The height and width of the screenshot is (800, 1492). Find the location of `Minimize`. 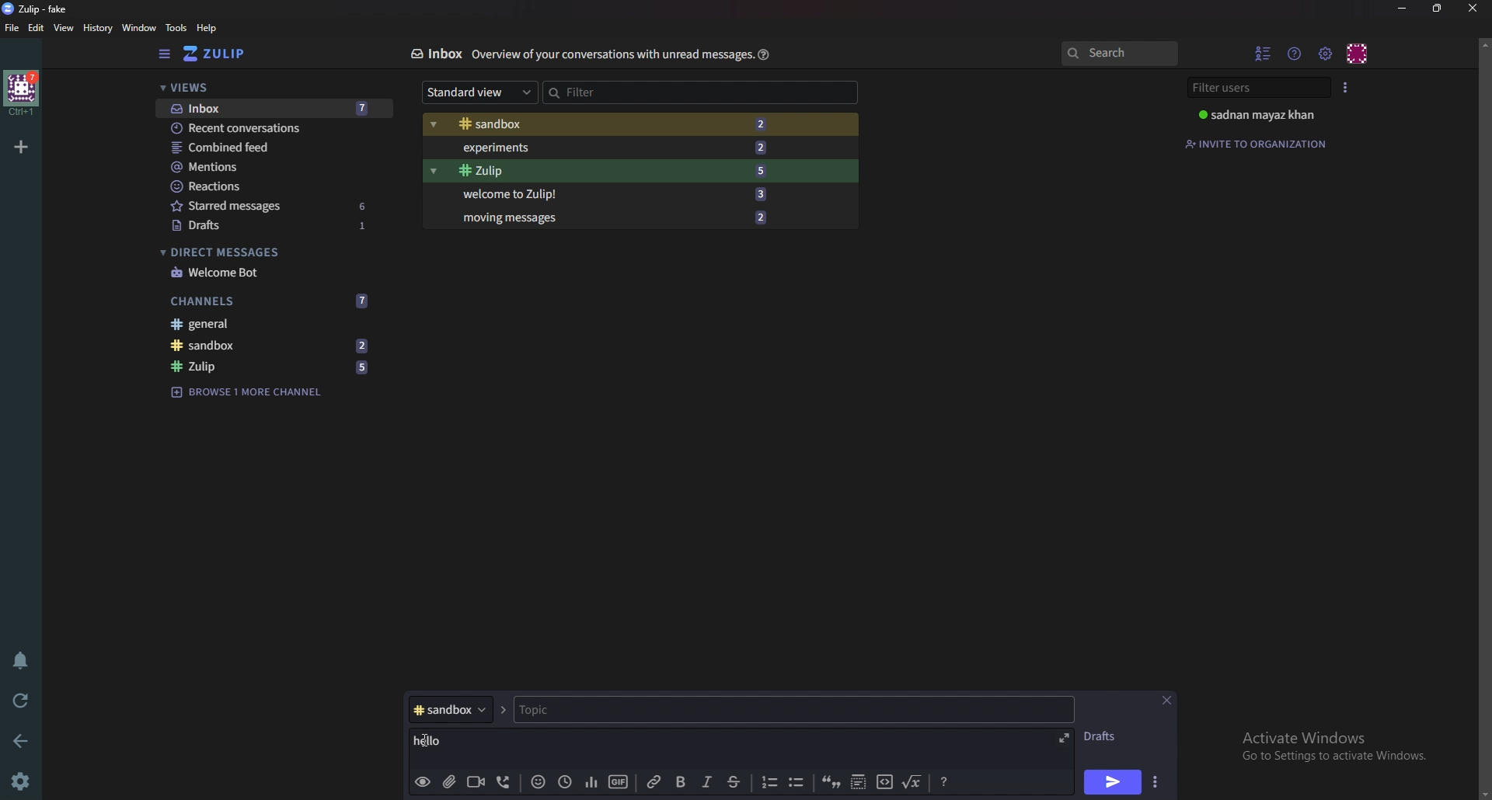

Minimize is located at coordinates (1403, 9).